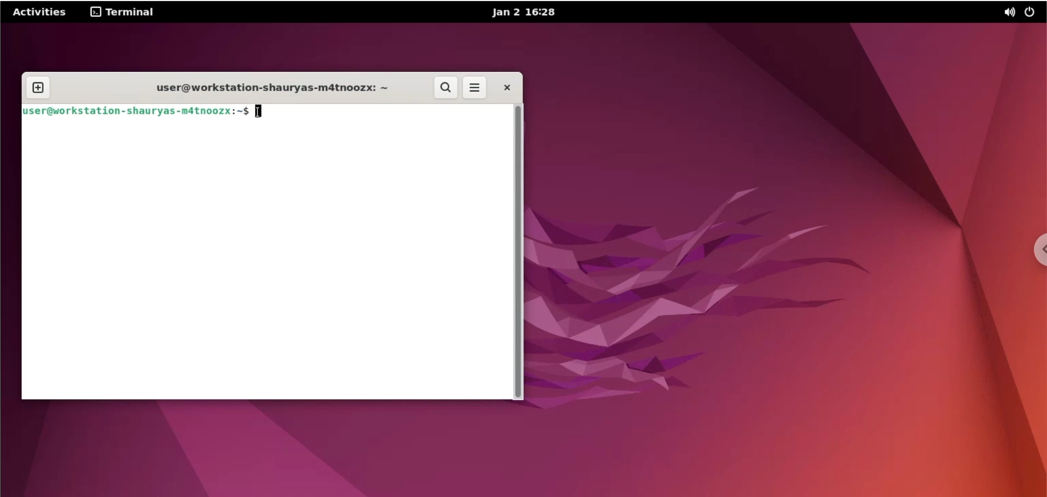 The height and width of the screenshot is (497, 1047). Describe the element at coordinates (1006, 13) in the screenshot. I see `sound options` at that location.